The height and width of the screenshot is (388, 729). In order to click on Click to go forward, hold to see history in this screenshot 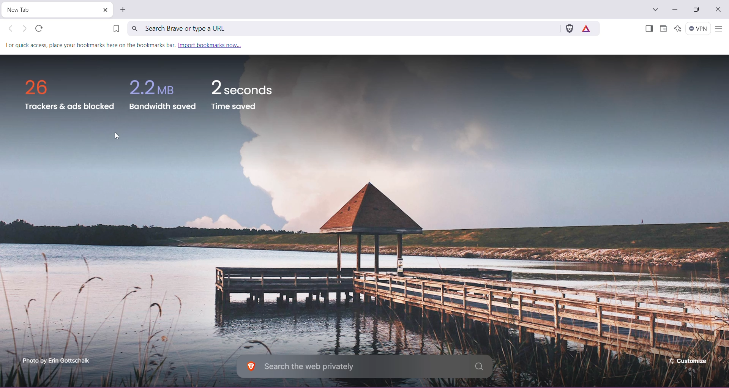, I will do `click(25, 28)`.